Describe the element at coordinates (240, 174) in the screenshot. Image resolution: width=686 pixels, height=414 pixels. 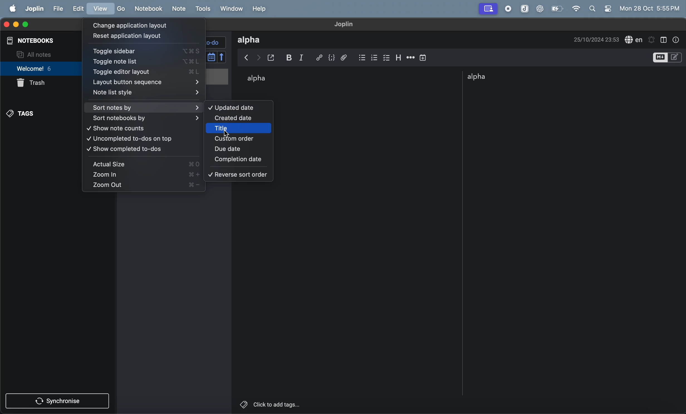
I see `reverse order` at that location.